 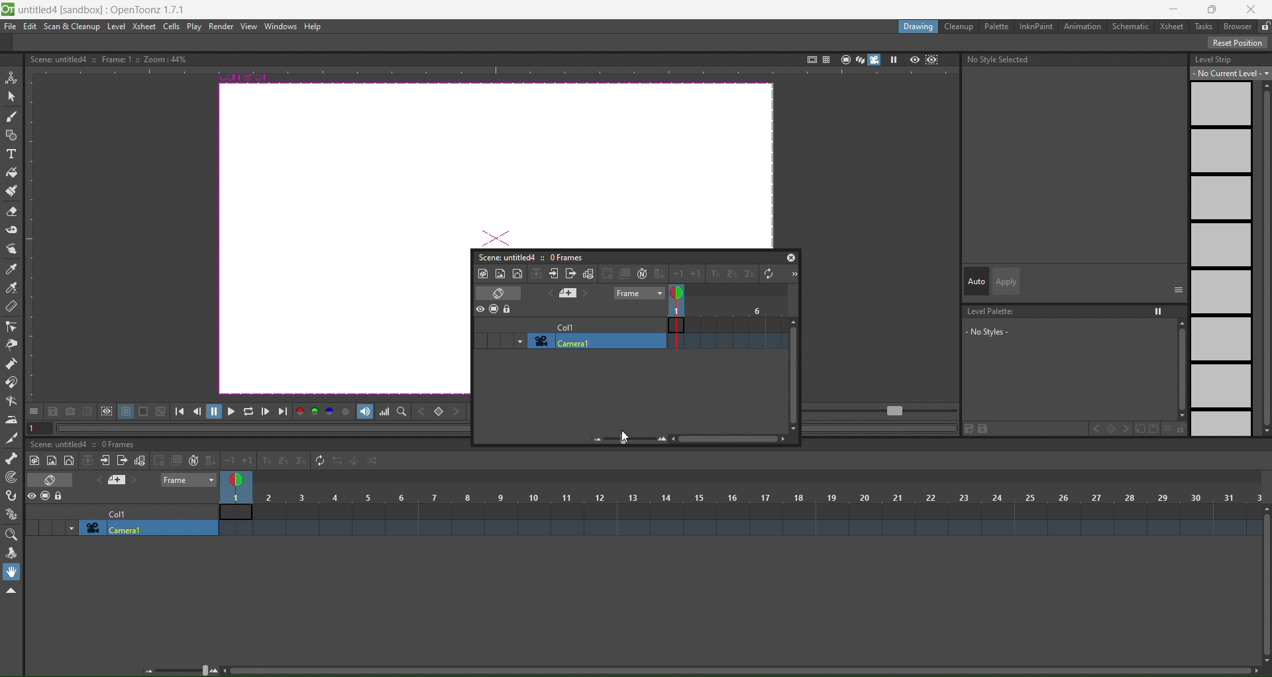 What do you see at coordinates (483, 273) in the screenshot?
I see `new toonz raster level` at bounding box center [483, 273].